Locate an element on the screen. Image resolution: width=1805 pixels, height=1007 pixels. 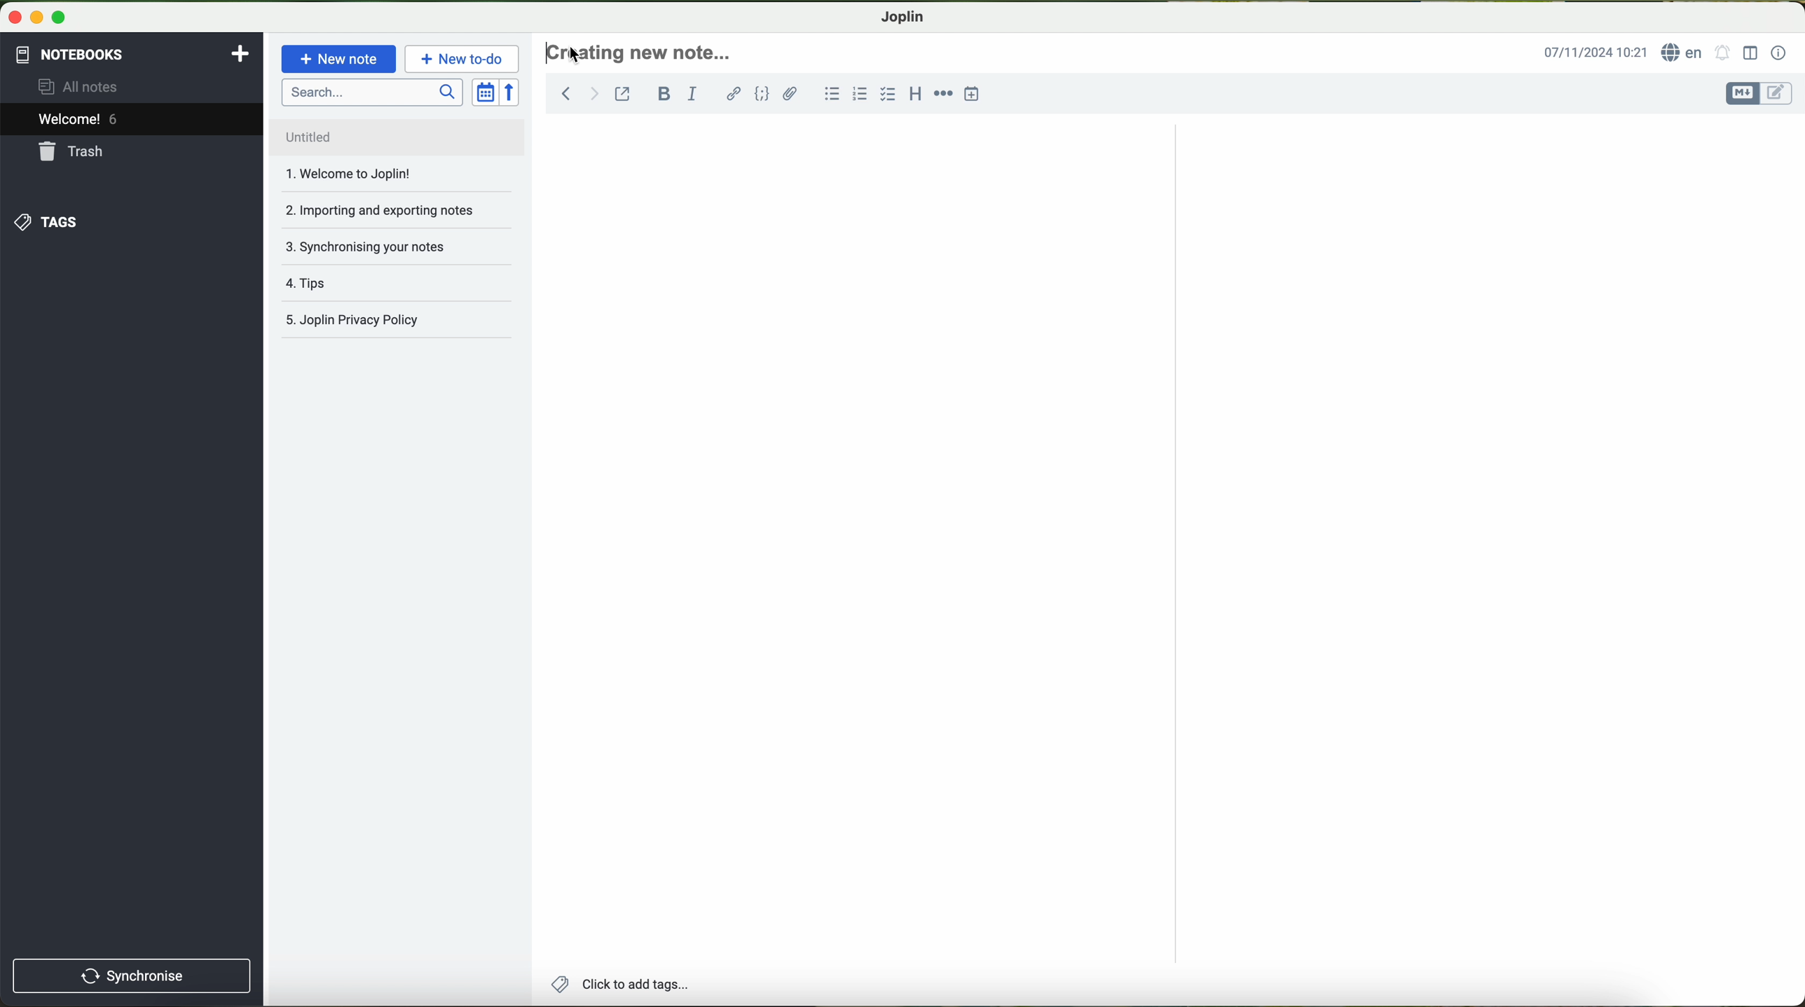
code is located at coordinates (763, 94).